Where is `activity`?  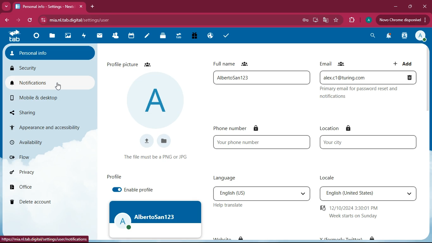
activity is located at coordinates (86, 37).